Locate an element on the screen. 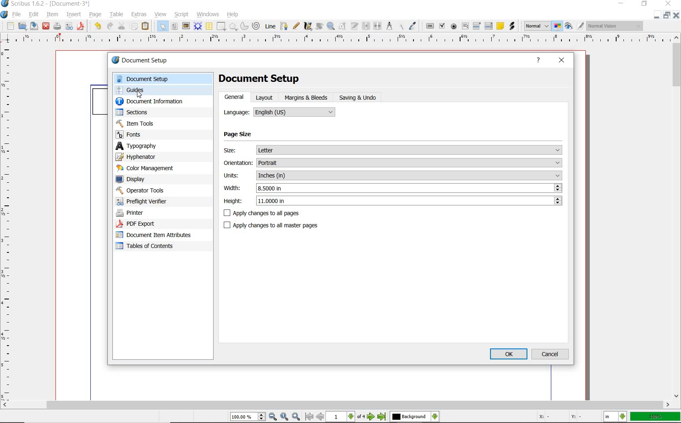 This screenshot has width=681, height=423. copy is located at coordinates (134, 27).